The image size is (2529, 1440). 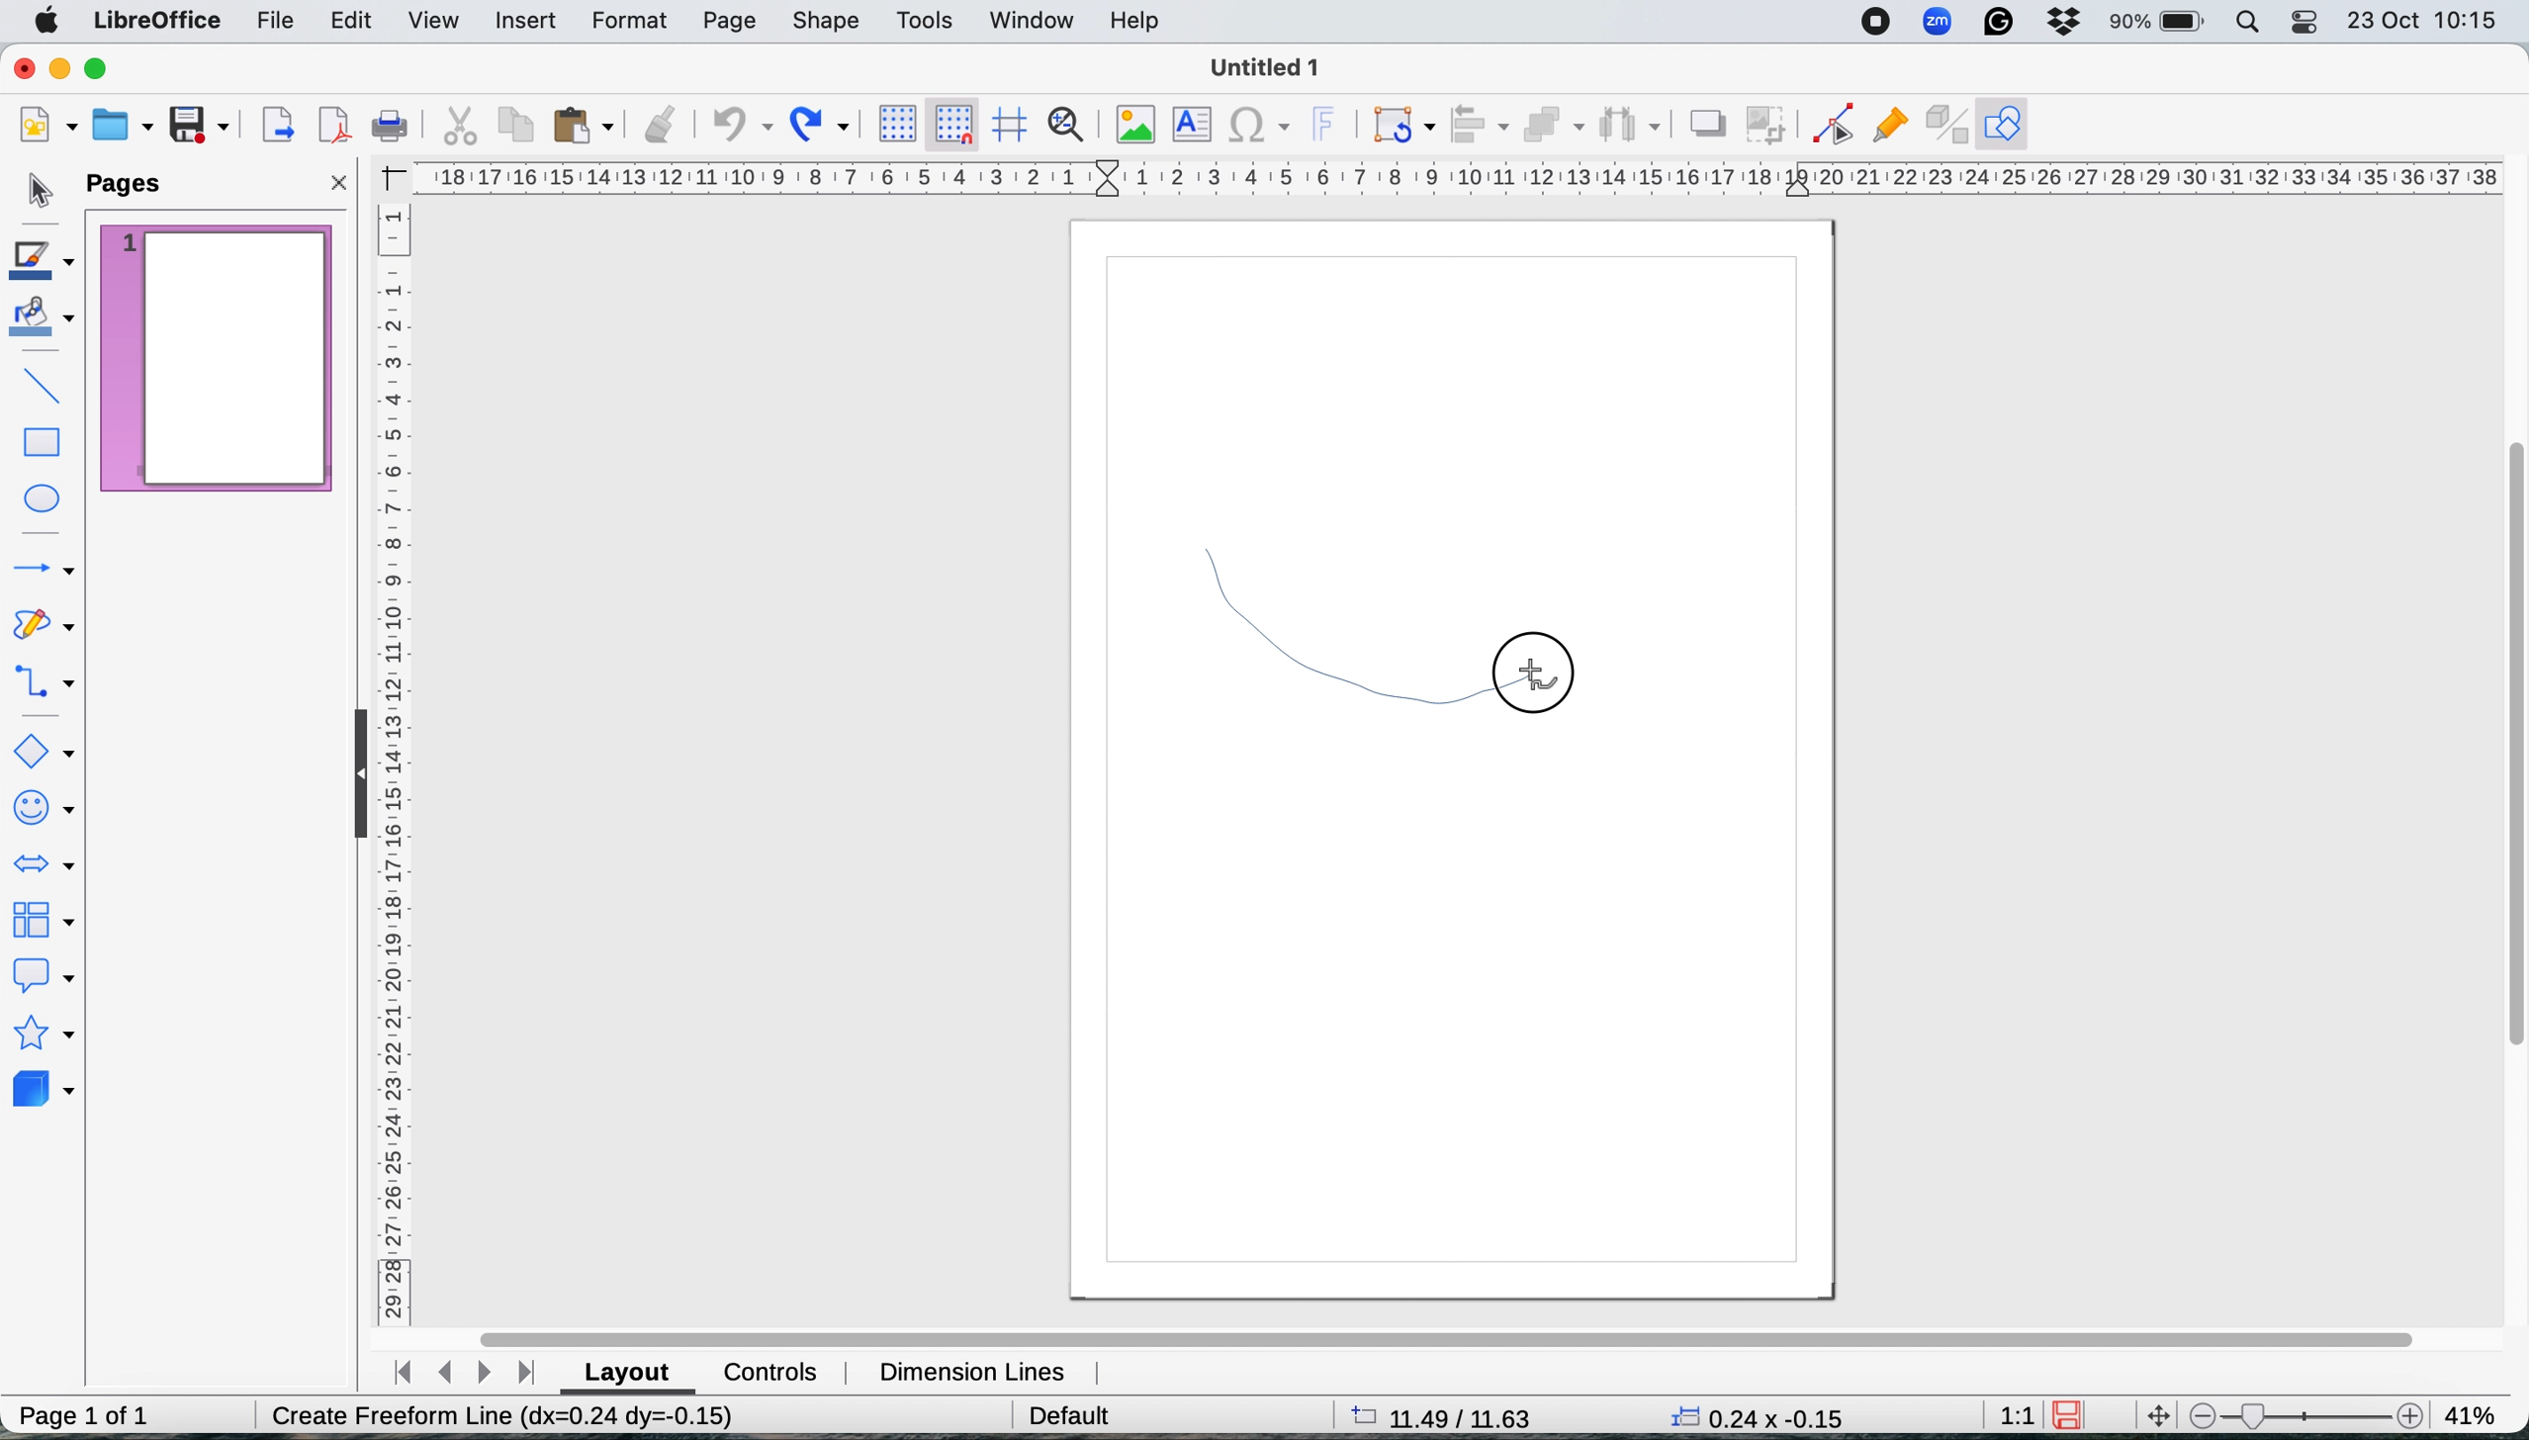 What do you see at coordinates (47, 980) in the screenshot?
I see `callout shapes` at bounding box center [47, 980].